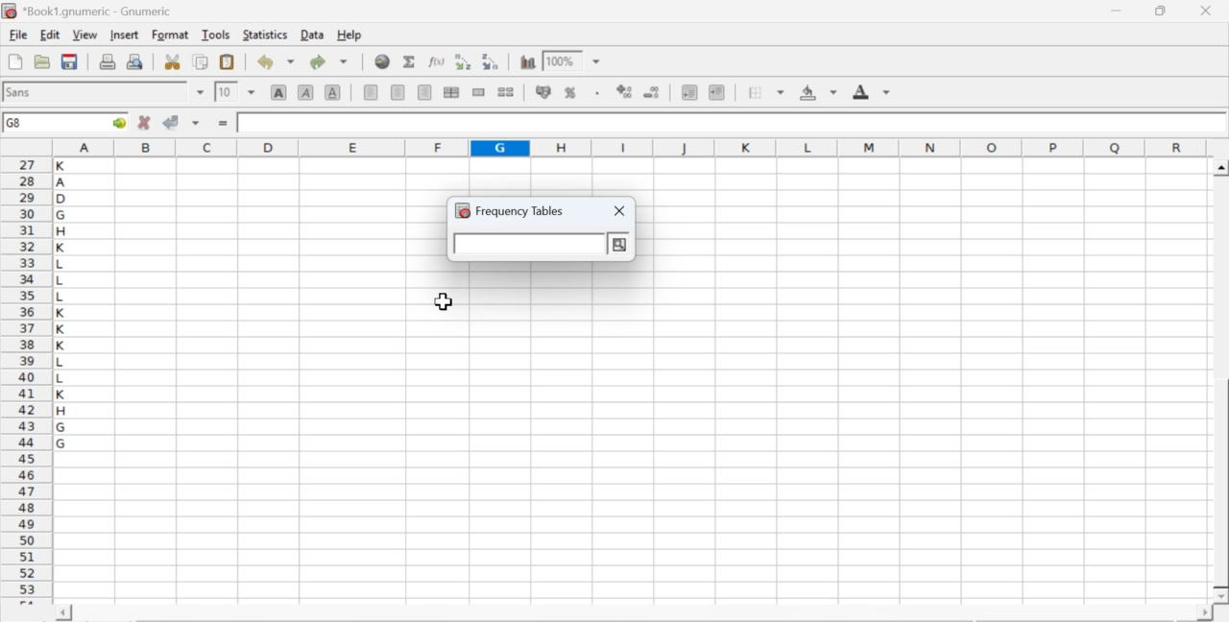 This screenshot has width=1229, height=622. Describe the element at coordinates (627, 146) in the screenshot. I see `column names` at that location.